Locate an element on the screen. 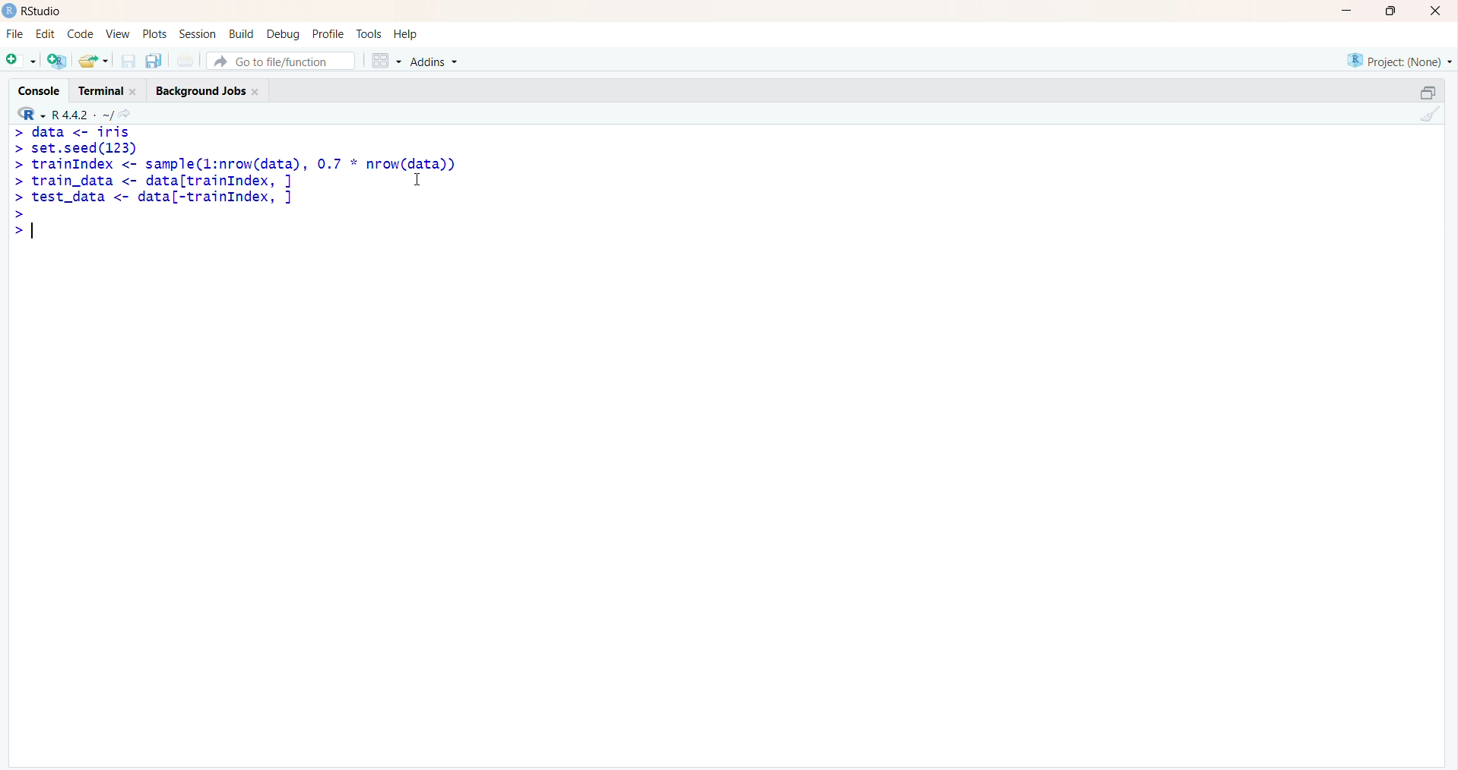 The width and height of the screenshot is (1458, 770). Edit is located at coordinates (46, 32).